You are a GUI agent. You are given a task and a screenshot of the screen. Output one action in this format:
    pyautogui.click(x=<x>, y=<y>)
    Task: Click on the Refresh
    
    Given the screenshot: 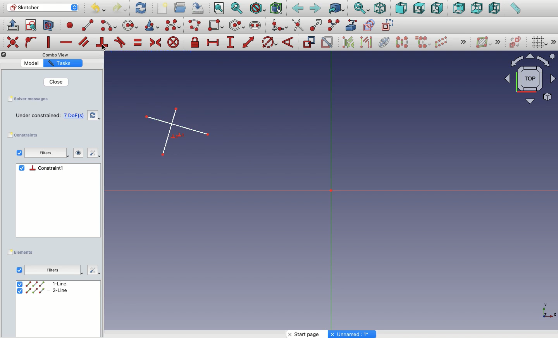 What is the action you would take?
    pyautogui.click(x=93, y=116)
    